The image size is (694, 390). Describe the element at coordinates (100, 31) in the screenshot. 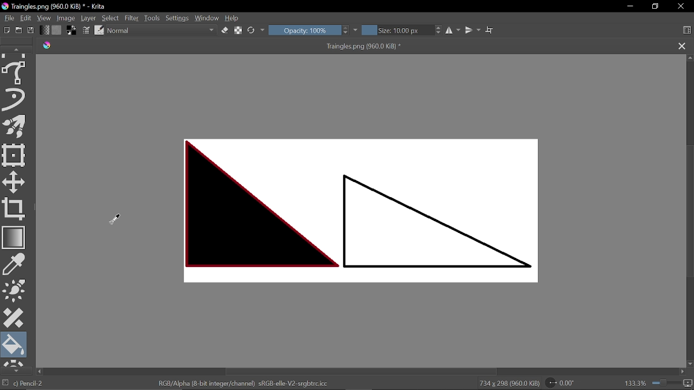

I see `Choose brush preset` at that location.